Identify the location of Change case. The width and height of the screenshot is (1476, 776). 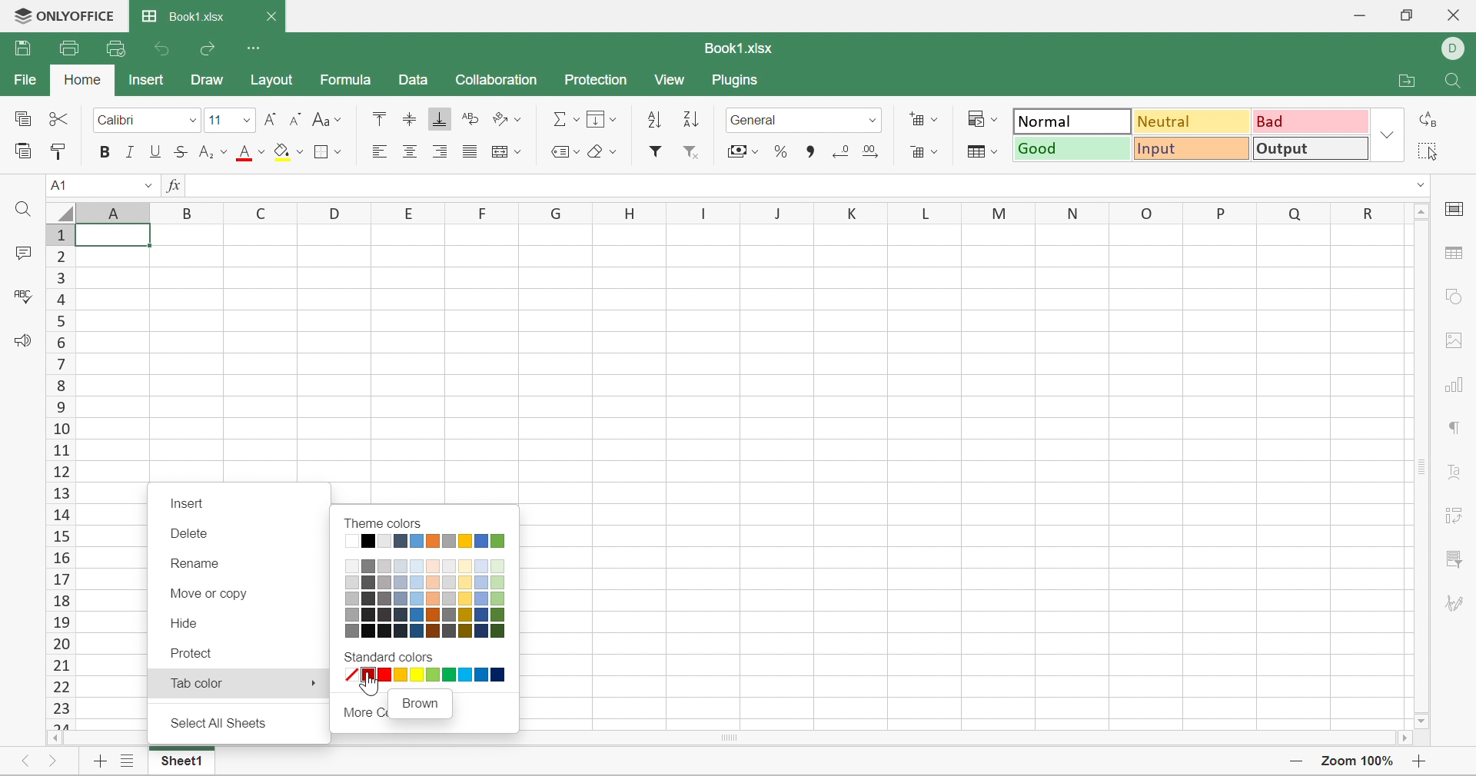
(325, 119).